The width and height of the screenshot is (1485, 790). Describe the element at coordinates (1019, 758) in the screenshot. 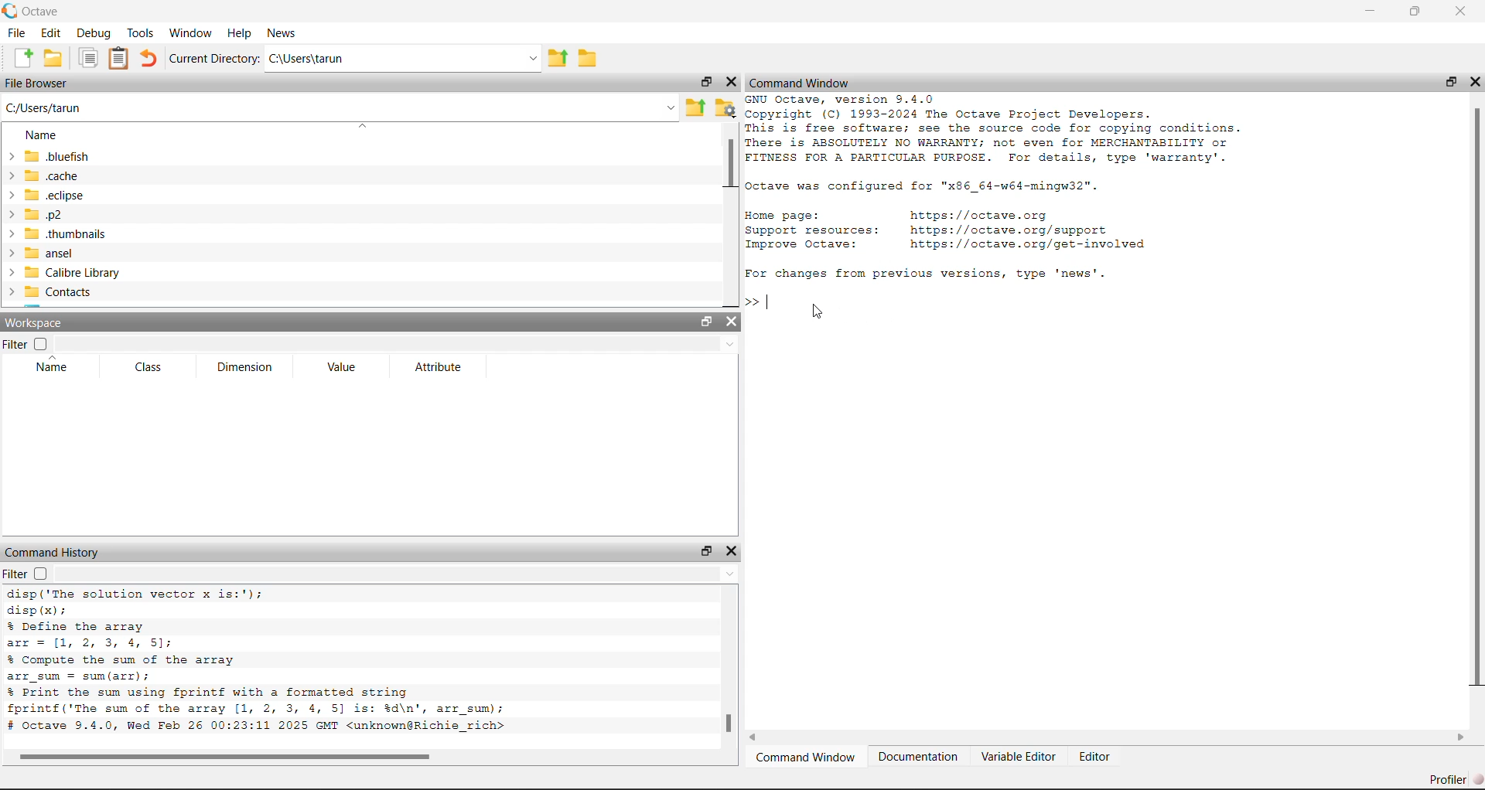

I see `Variable Editor` at that location.